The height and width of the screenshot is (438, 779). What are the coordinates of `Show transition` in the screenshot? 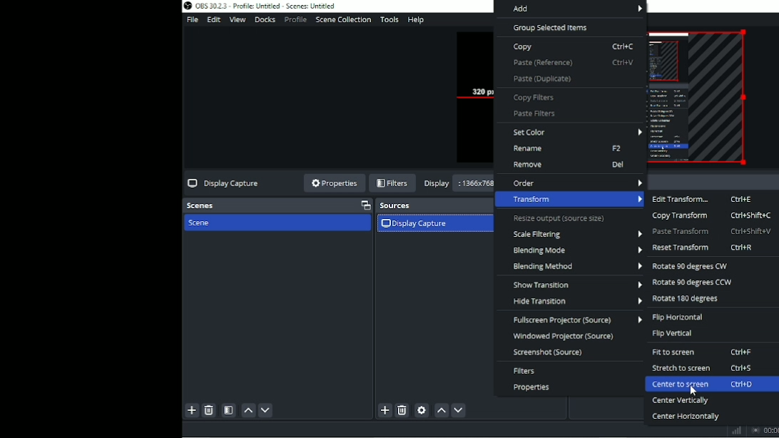 It's located at (576, 285).